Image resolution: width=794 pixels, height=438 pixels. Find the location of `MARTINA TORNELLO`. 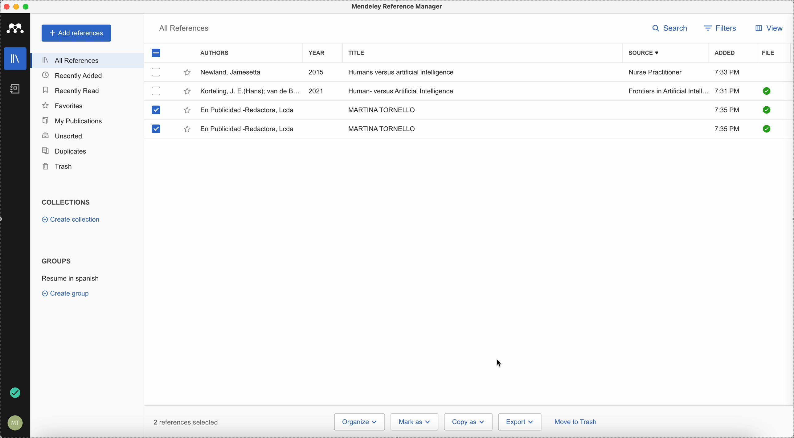

MARTINA TORNELLO is located at coordinates (380, 109).